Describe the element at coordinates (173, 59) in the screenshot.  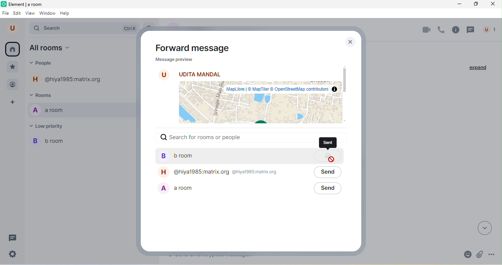
I see `Message preview` at that location.